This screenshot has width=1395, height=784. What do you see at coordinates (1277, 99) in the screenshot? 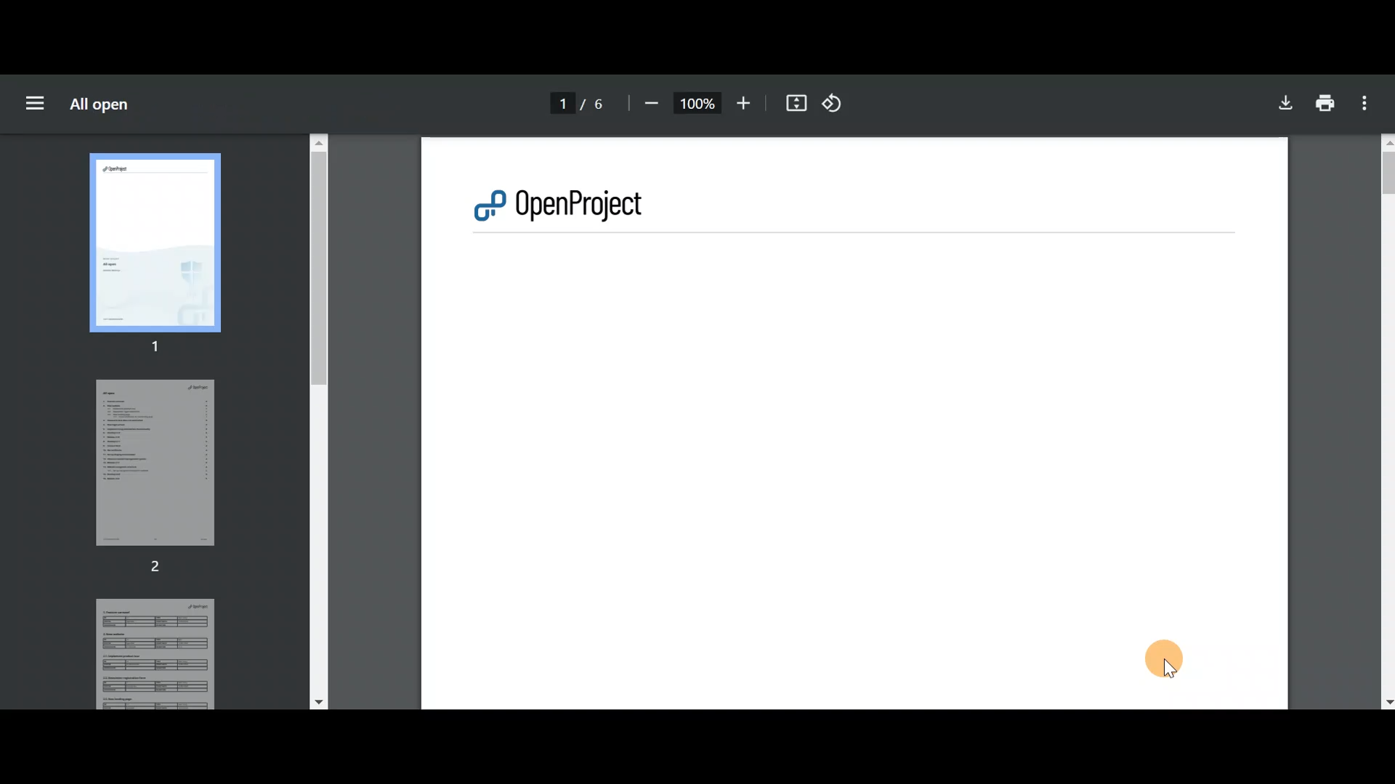
I see `Download` at bounding box center [1277, 99].